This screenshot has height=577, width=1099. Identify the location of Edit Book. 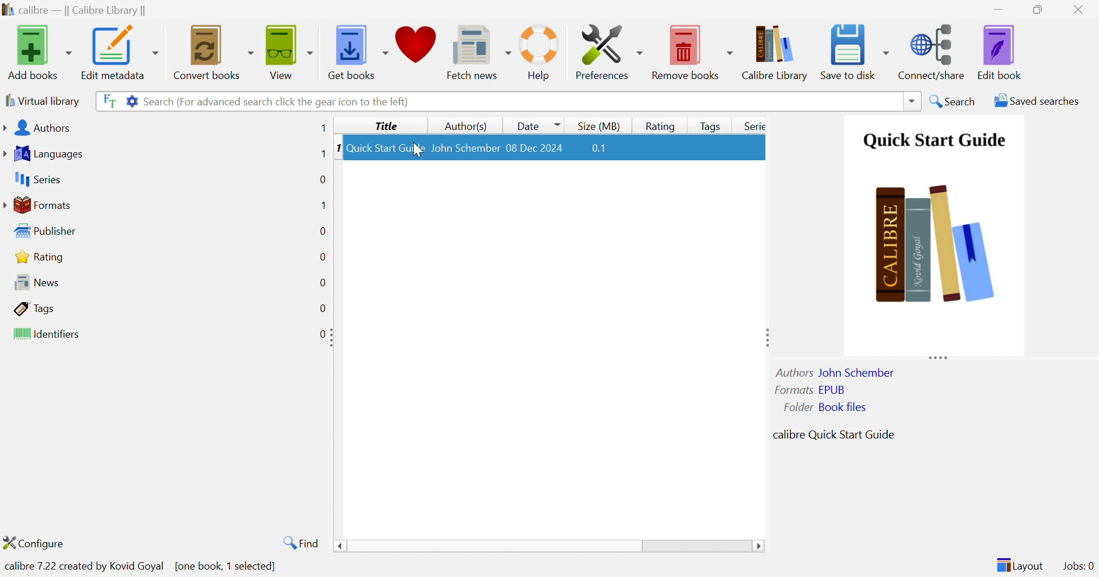
(1001, 52).